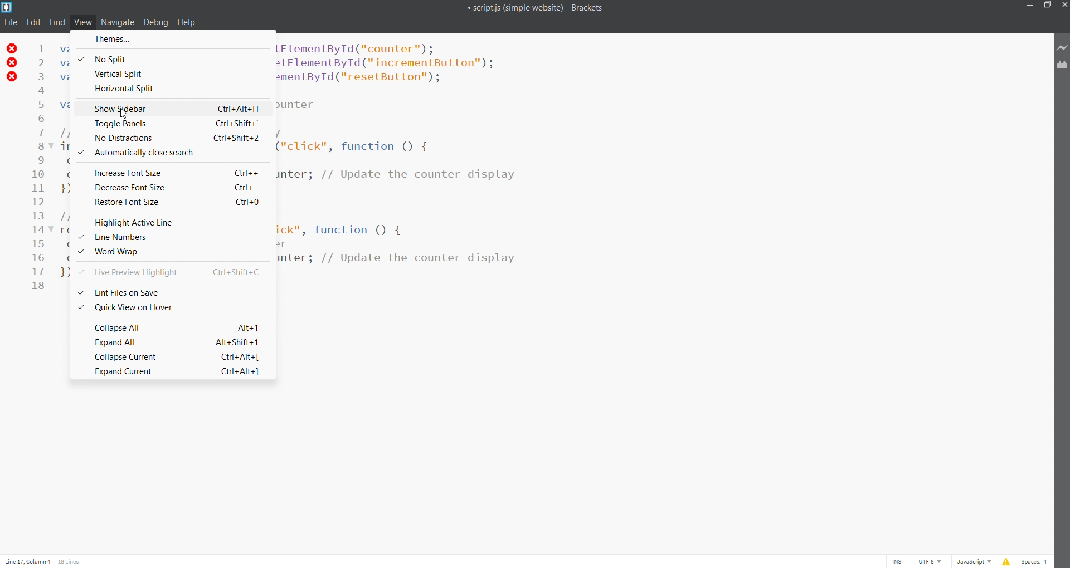 This screenshot has height=568, width=1070. What do you see at coordinates (1062, 68) in the screenshot?
I see `extension manager` at bounding box center [1062, 68].